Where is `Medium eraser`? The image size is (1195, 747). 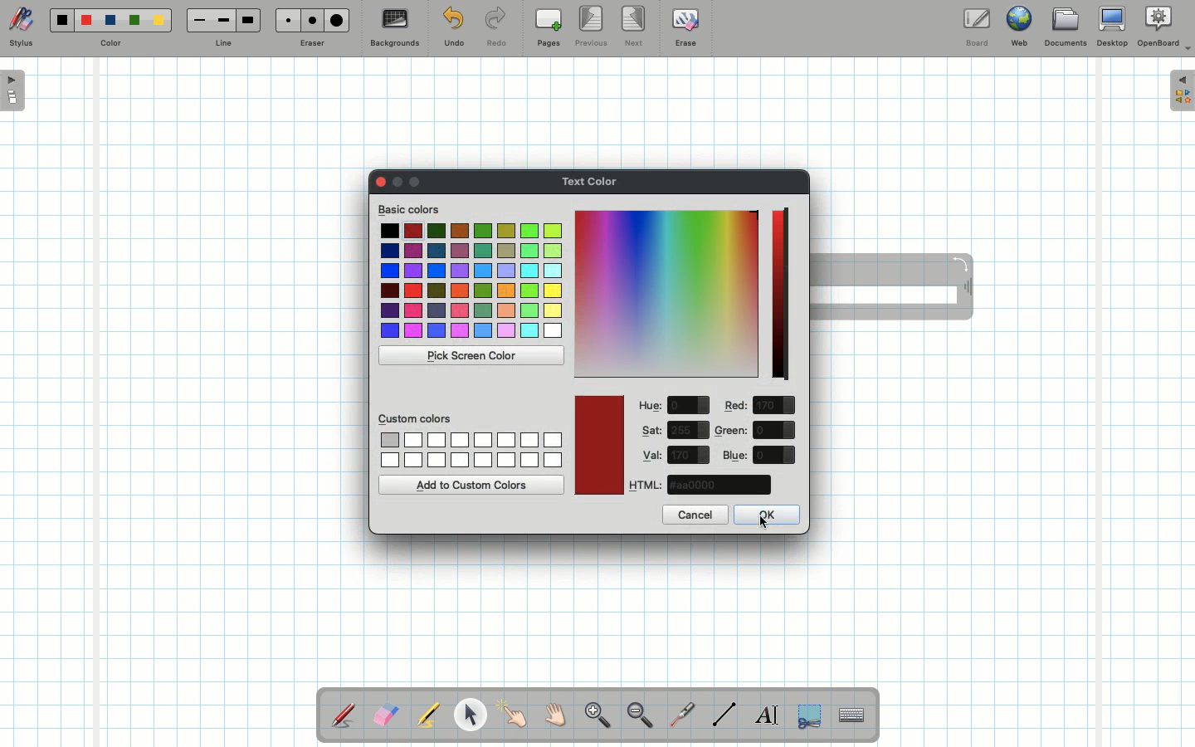
Medium eraser is located at coordinates (310, 20).